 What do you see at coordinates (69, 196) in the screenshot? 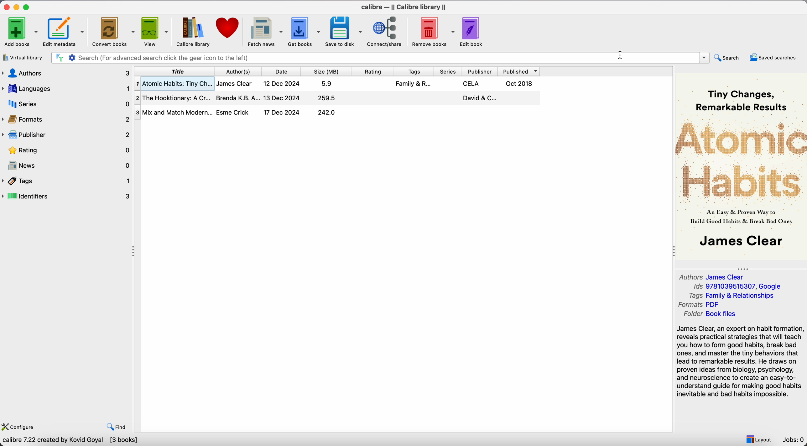
I see `identifiers` at bounding box center [69, 196].